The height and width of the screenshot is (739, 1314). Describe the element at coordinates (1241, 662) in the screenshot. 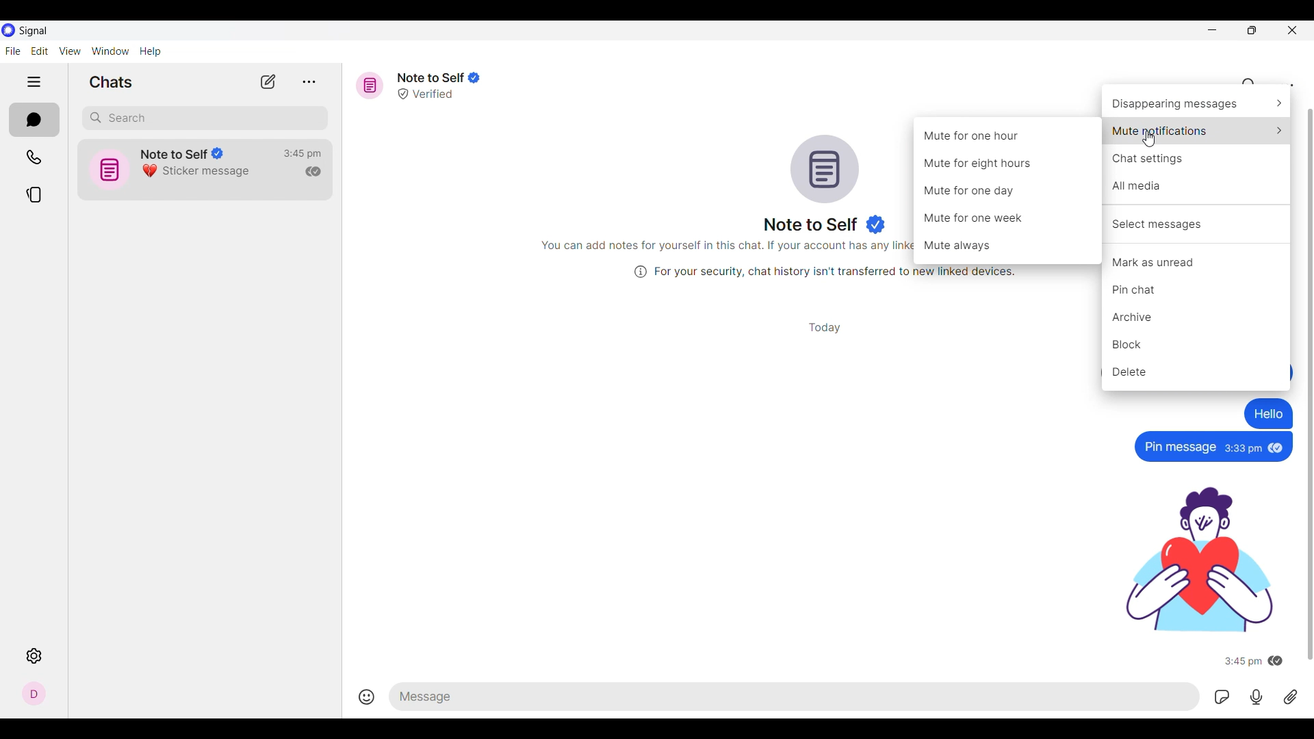

I see `3:45 pm` at that location.